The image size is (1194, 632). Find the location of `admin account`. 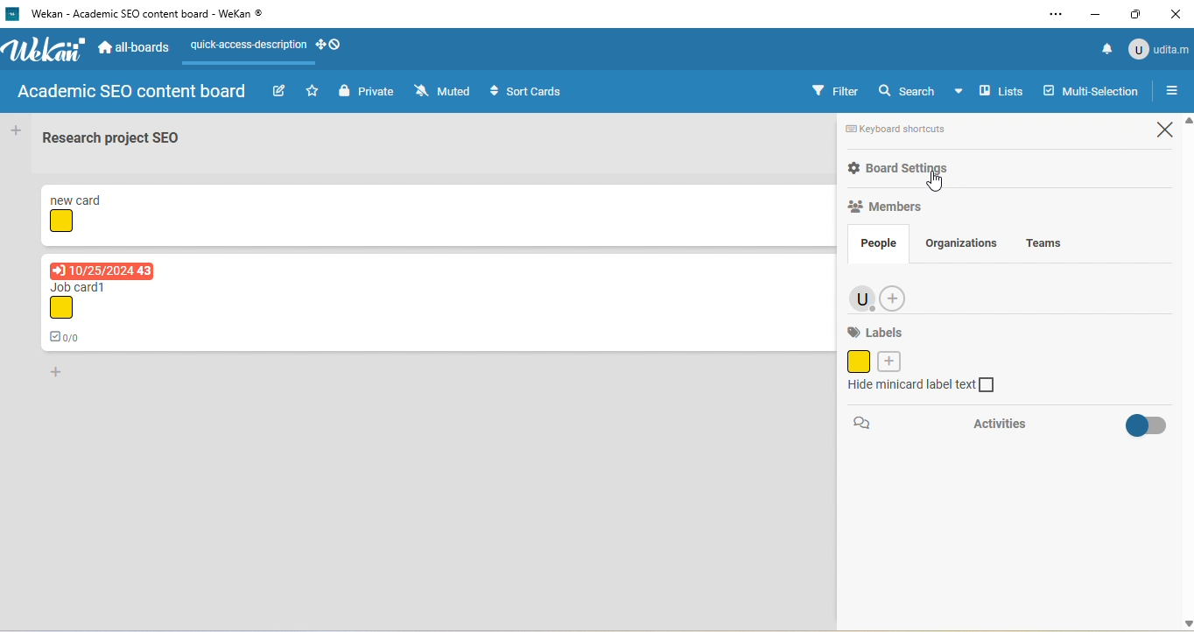

admin account is located at coordinates (862, 299).